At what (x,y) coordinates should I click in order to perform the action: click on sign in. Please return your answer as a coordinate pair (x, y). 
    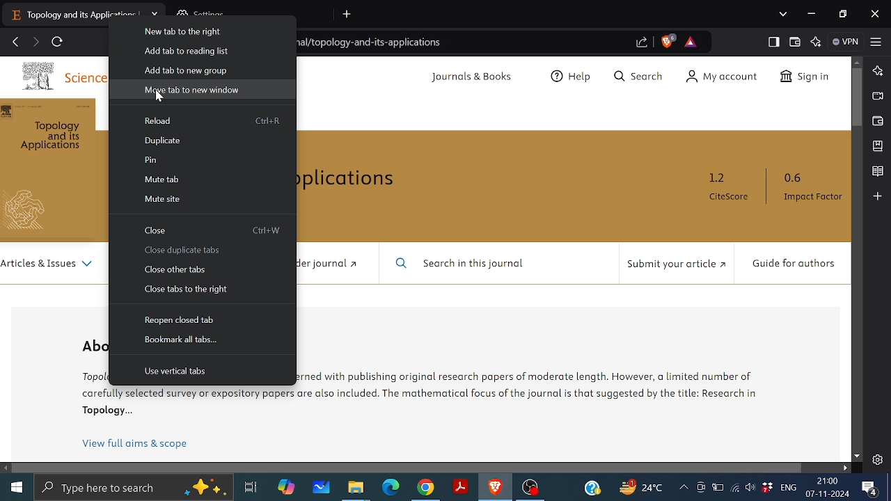
    Looking at the image, I should click on (802, 75).